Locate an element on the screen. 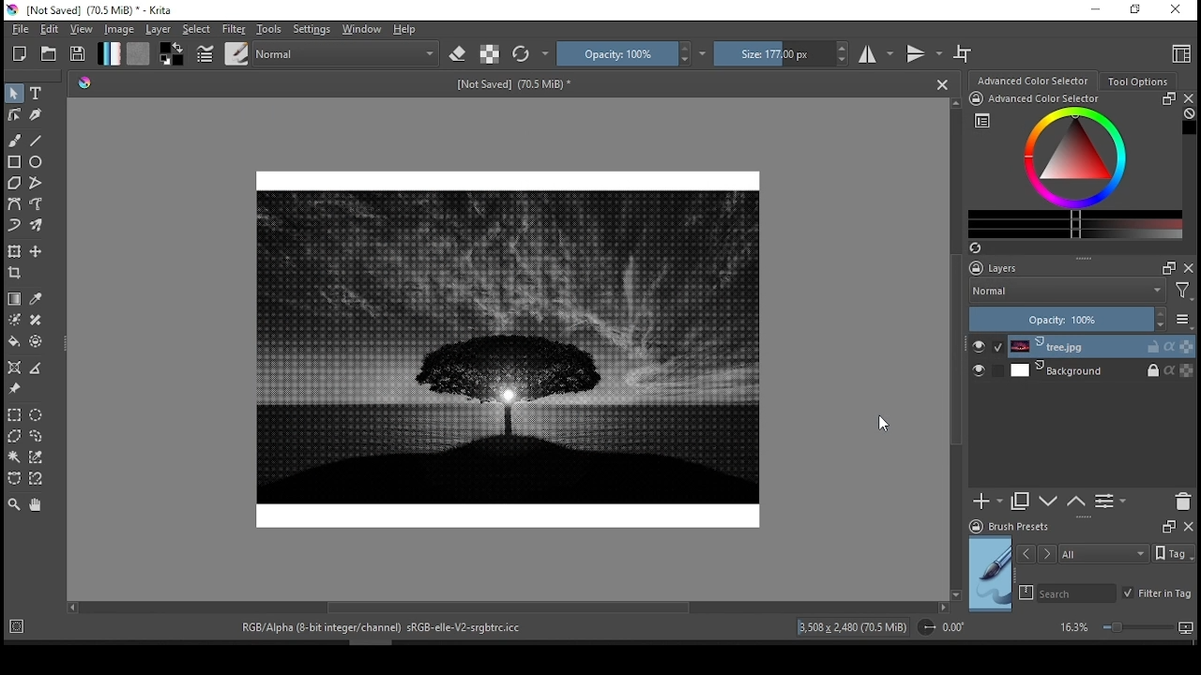  select is located at coordinates (199, 30).